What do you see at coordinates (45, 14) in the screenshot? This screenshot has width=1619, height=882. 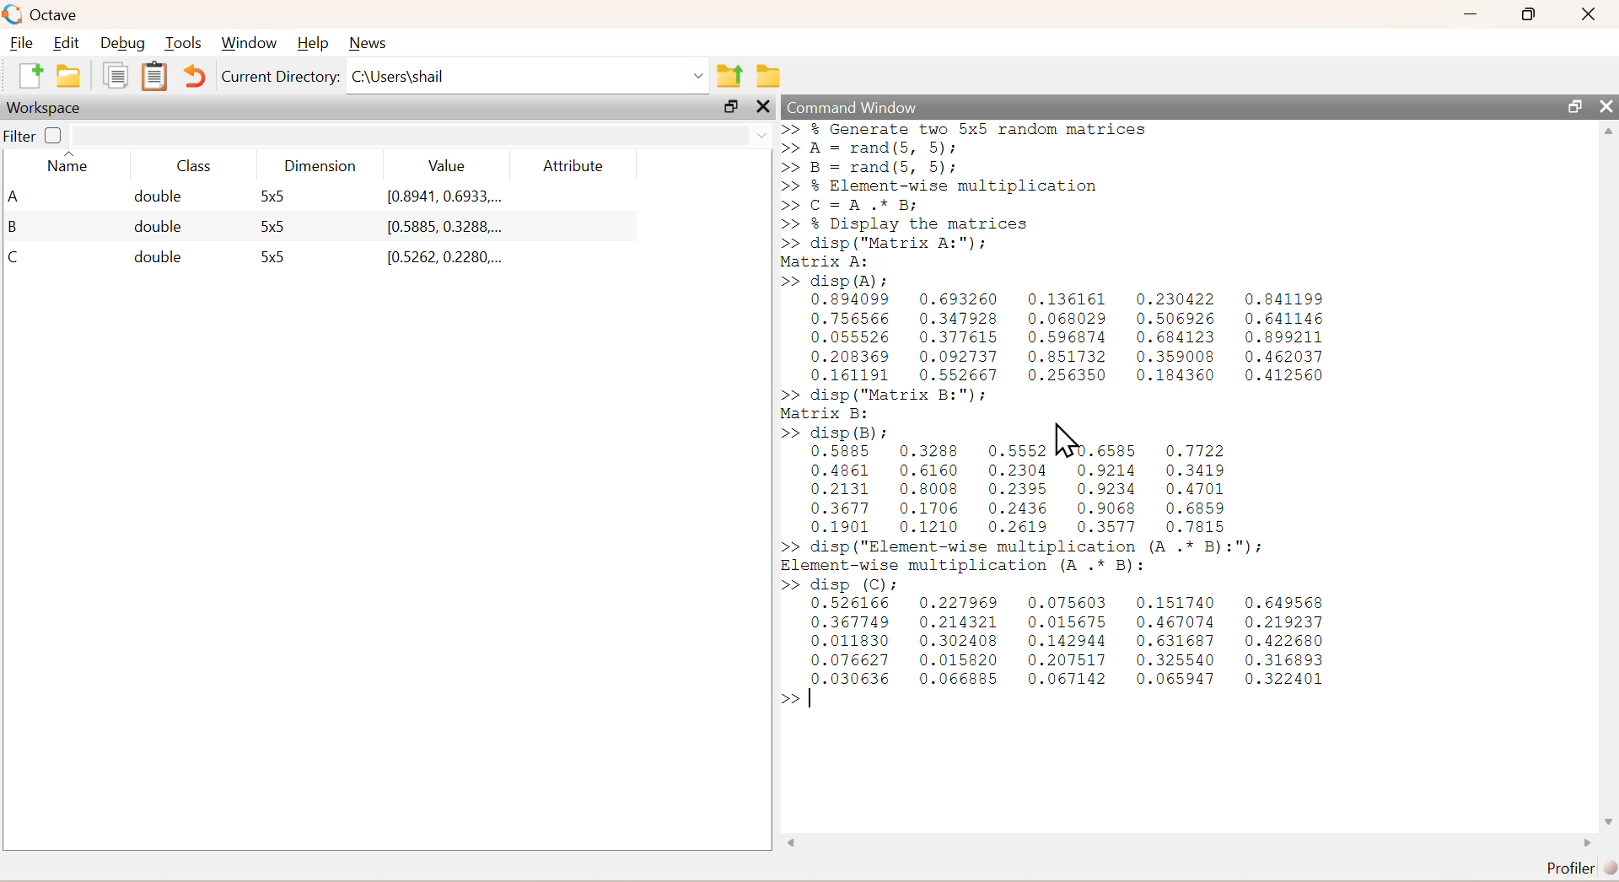 I see `Octave` at bounding box center [45, 14].